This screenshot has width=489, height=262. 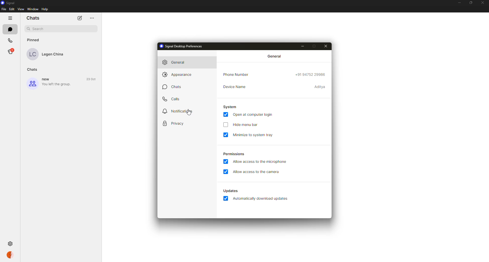 What do you see at coordinates (225, 198) in the screenshot?
I see `selected` at bounding box center [225, 198].